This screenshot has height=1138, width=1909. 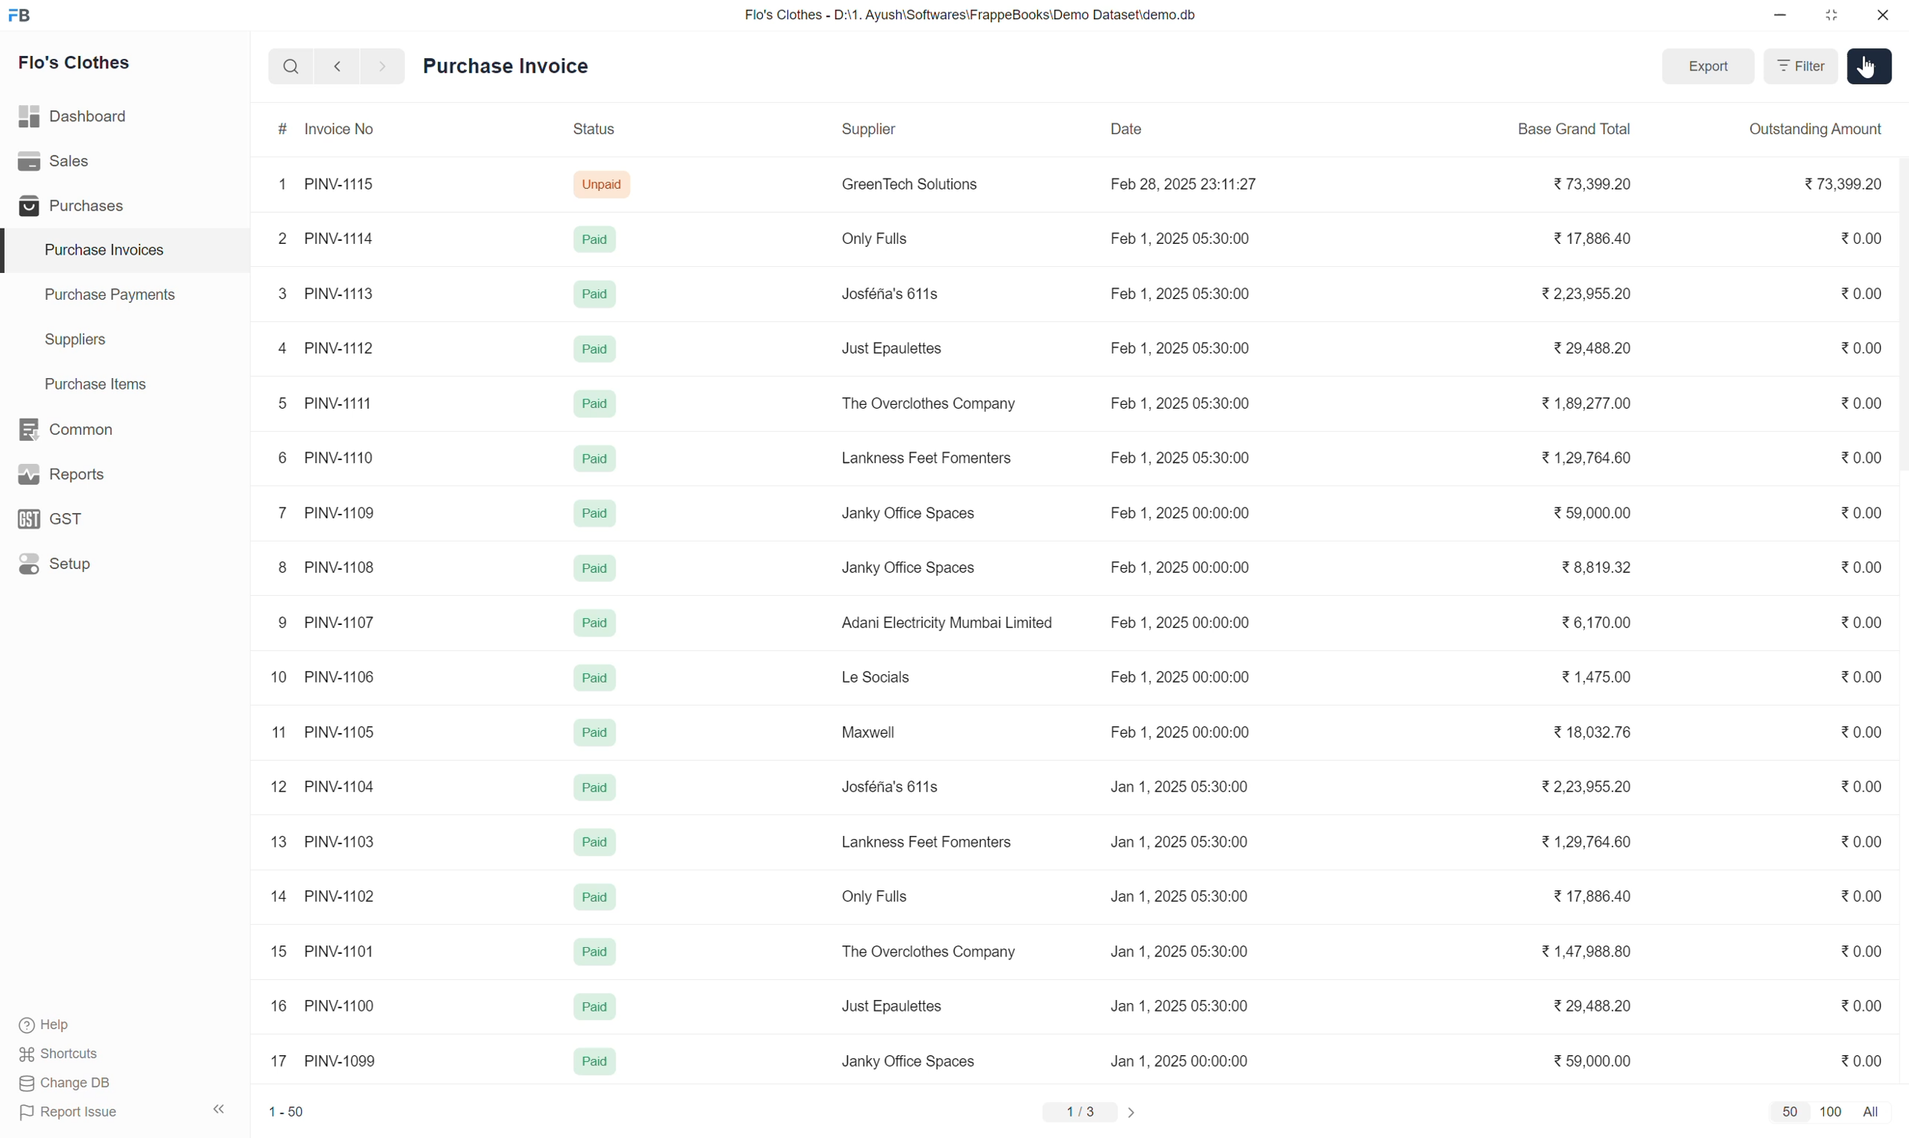 What do you see at coordinates (278, 843) in the screenshot?
I see `13` at bounding box center [278, 843].